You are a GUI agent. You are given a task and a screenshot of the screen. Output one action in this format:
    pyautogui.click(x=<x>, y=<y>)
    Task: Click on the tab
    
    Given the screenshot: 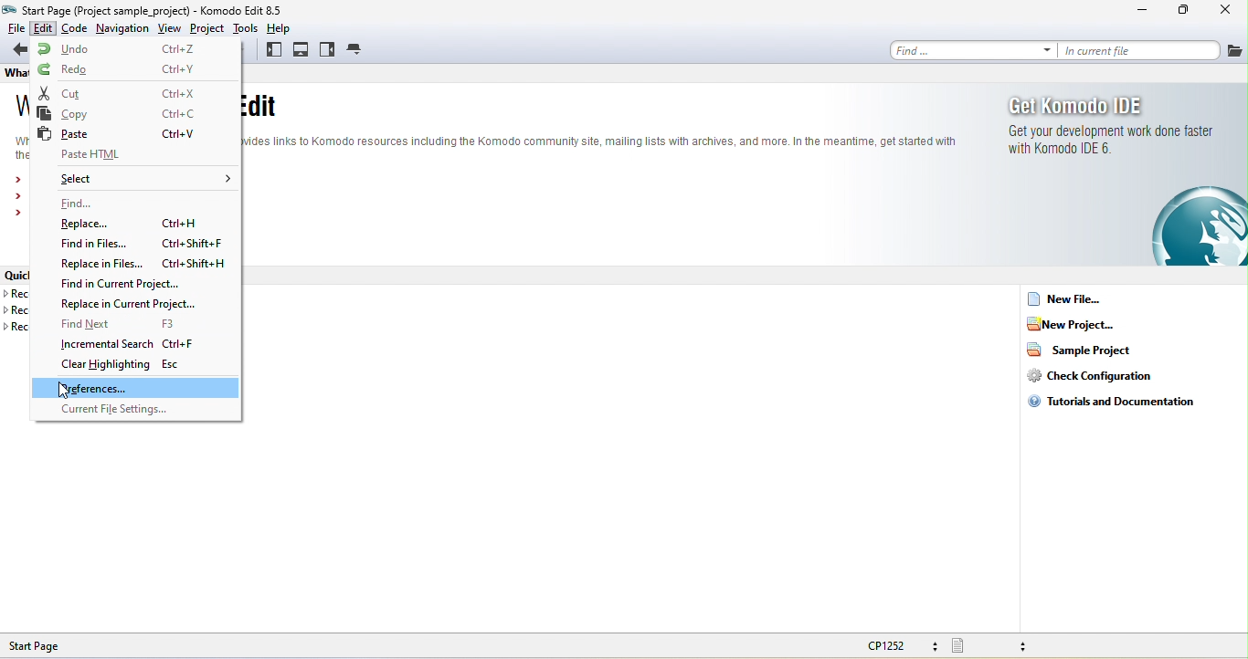 What is the action you would take?
    pyautogui.click(x=357, y=49)
    